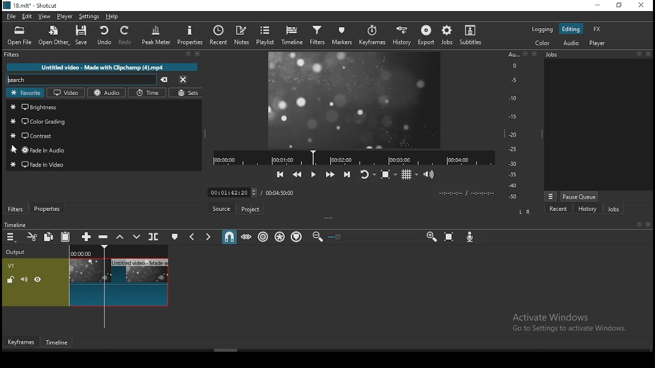 The image size is (655, 368). What do you see at coordinates (58, 343) in the screenshot?
I see `timeline` at bounding box center [58, 343].